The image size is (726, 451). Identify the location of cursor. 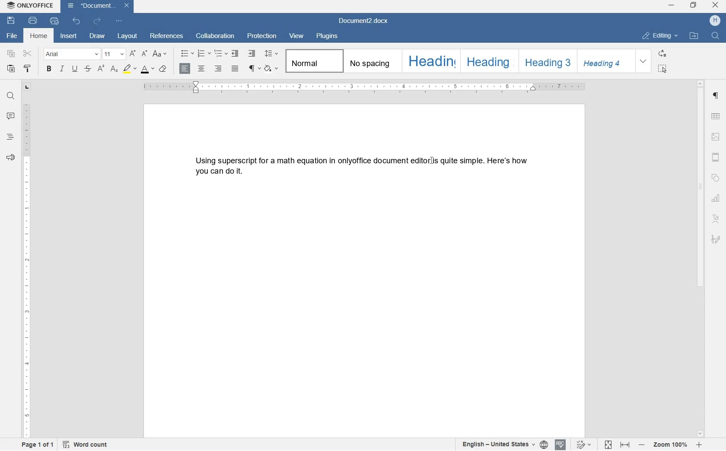
(432, 162).